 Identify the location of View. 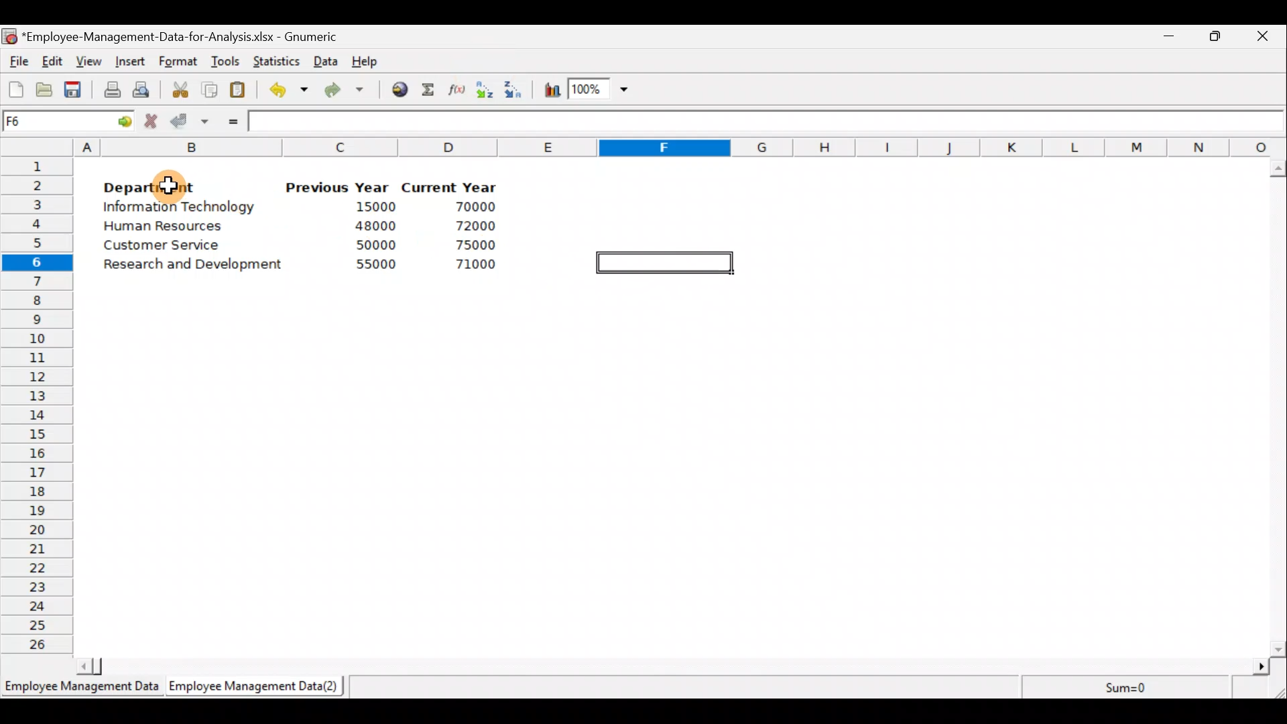
(87, 62).